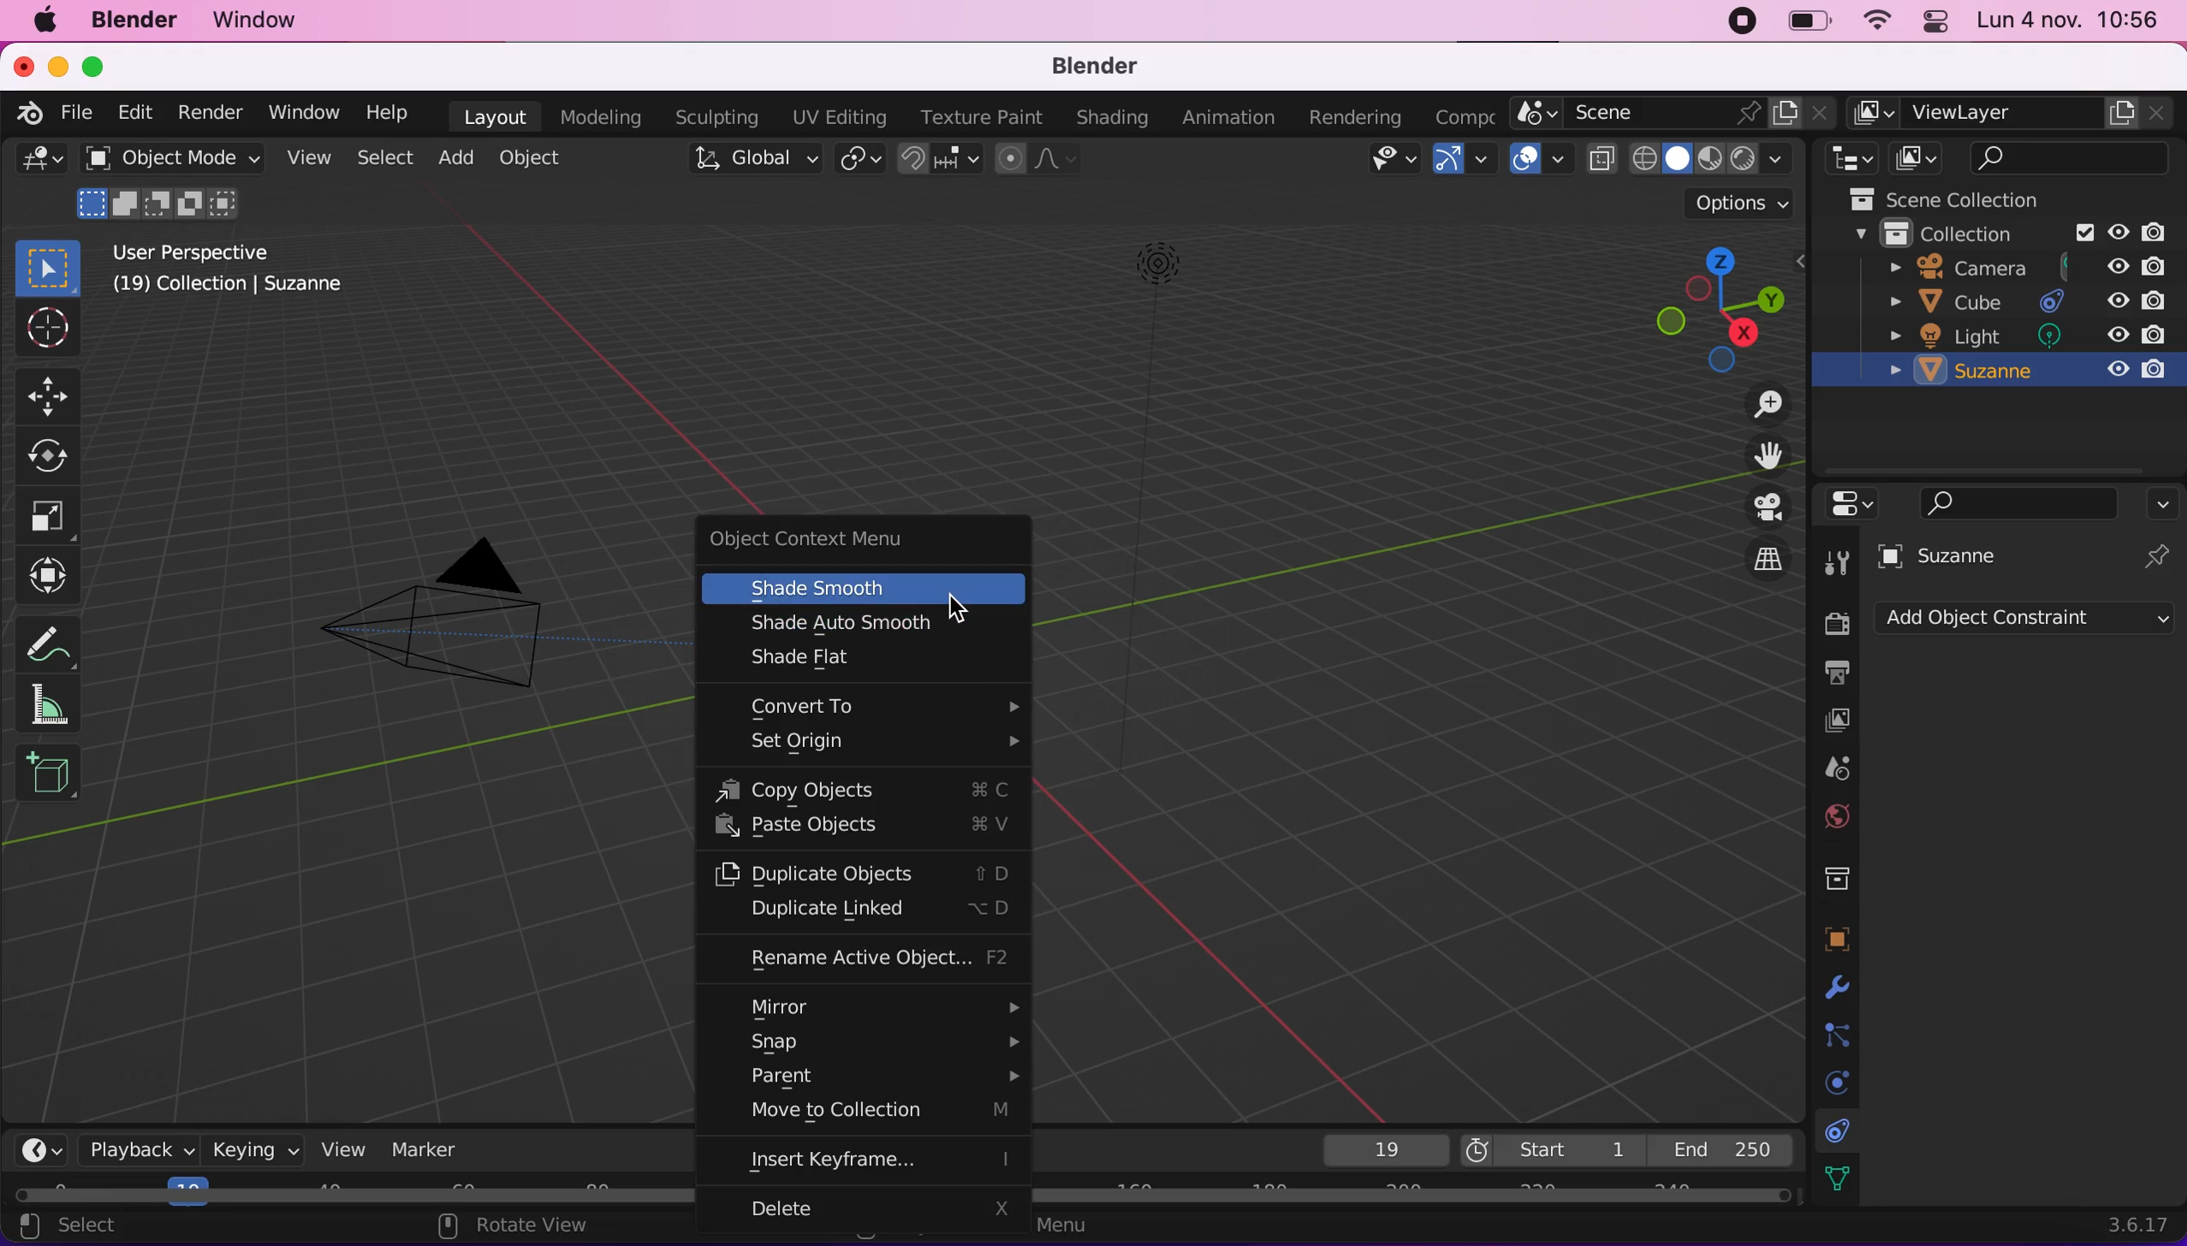 Image resolution: width=2187 pixels, height=1246 pixels. Describe the element at coordinates (2002, 114) in the screenshot. I see `viewlayer` at that location.